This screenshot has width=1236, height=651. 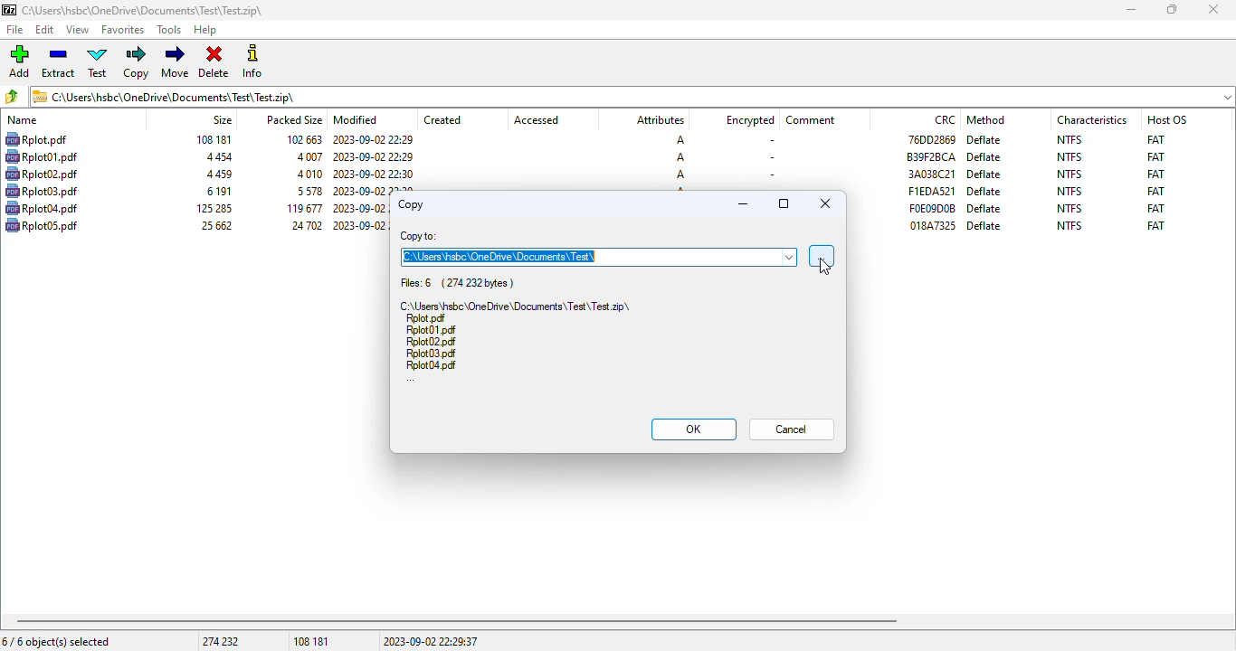 What do you see at coordinates (600, 257) in the screenshot?
I see `C:\Users\hsbc\OneDrive\Documents\Test\` at bounding box center [600, 257].